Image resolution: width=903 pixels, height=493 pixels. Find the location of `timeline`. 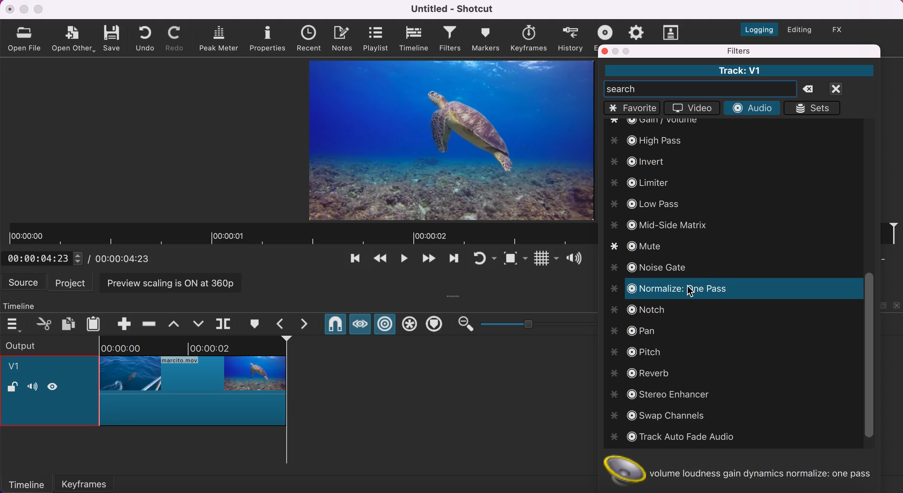

timeline is located at coordinates (415, 39).